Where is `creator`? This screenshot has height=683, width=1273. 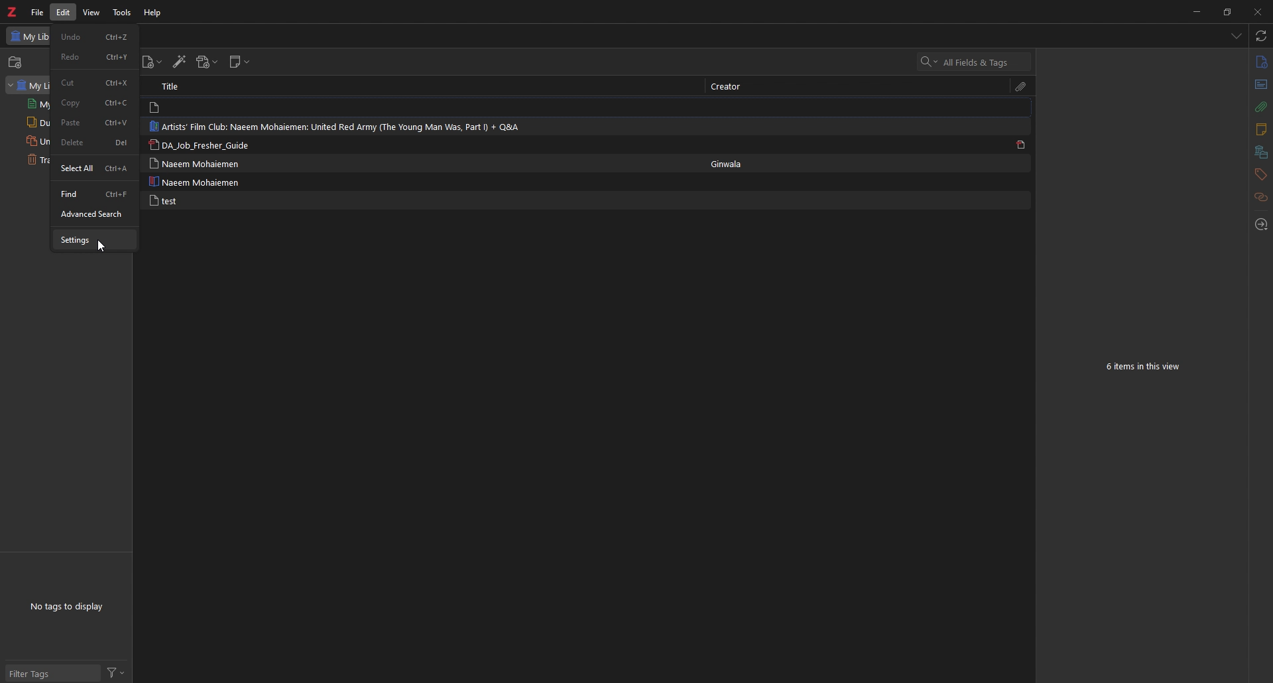
creator is located at coordinates (727, 87).